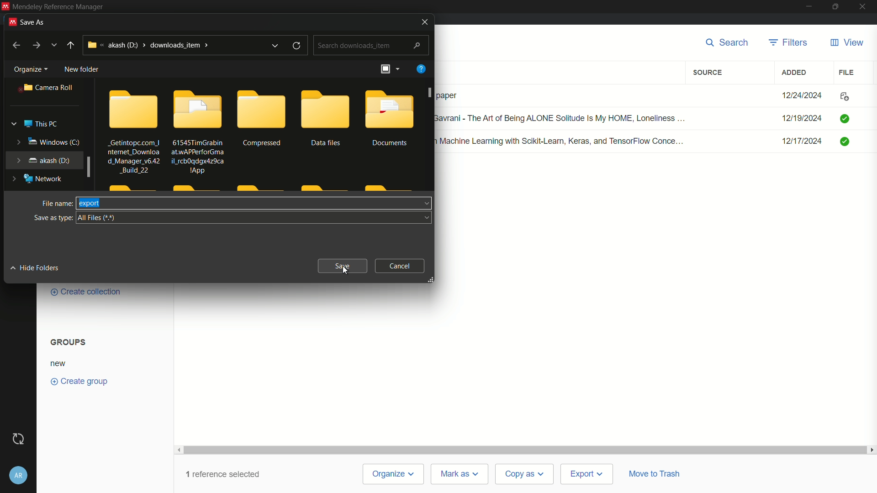 This screenshot has width=877, height=493. Describe the element at coordinates (394, 475) in the screenshot. I see `organize` at that location.